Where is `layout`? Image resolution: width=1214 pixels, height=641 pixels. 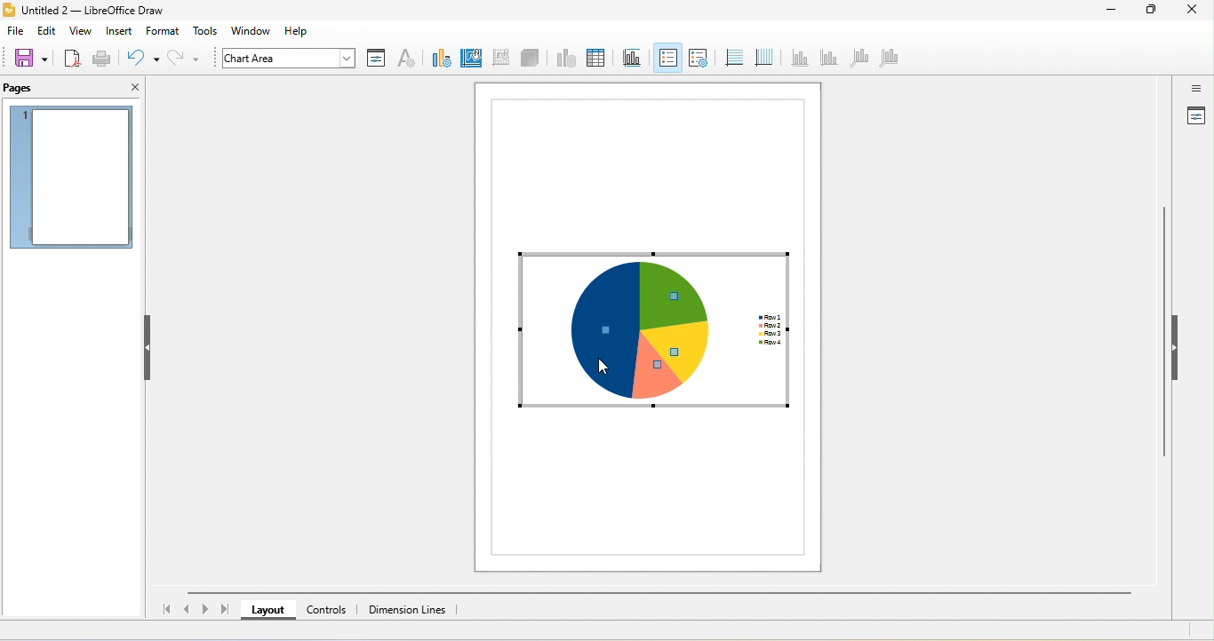 layout is located at coordinates (268, 609).